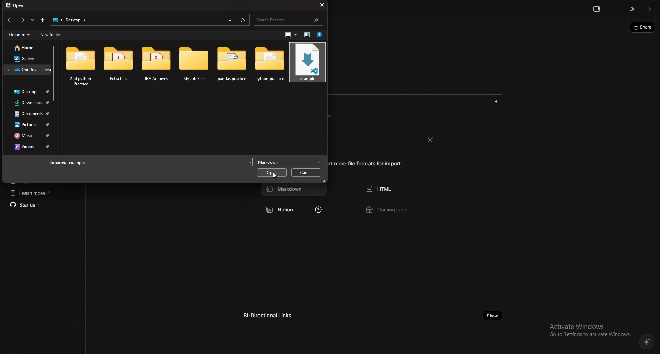  What do you see at coordinates (10, 20) in the screenshot?
I see `back` at bounding box center [10, 20].